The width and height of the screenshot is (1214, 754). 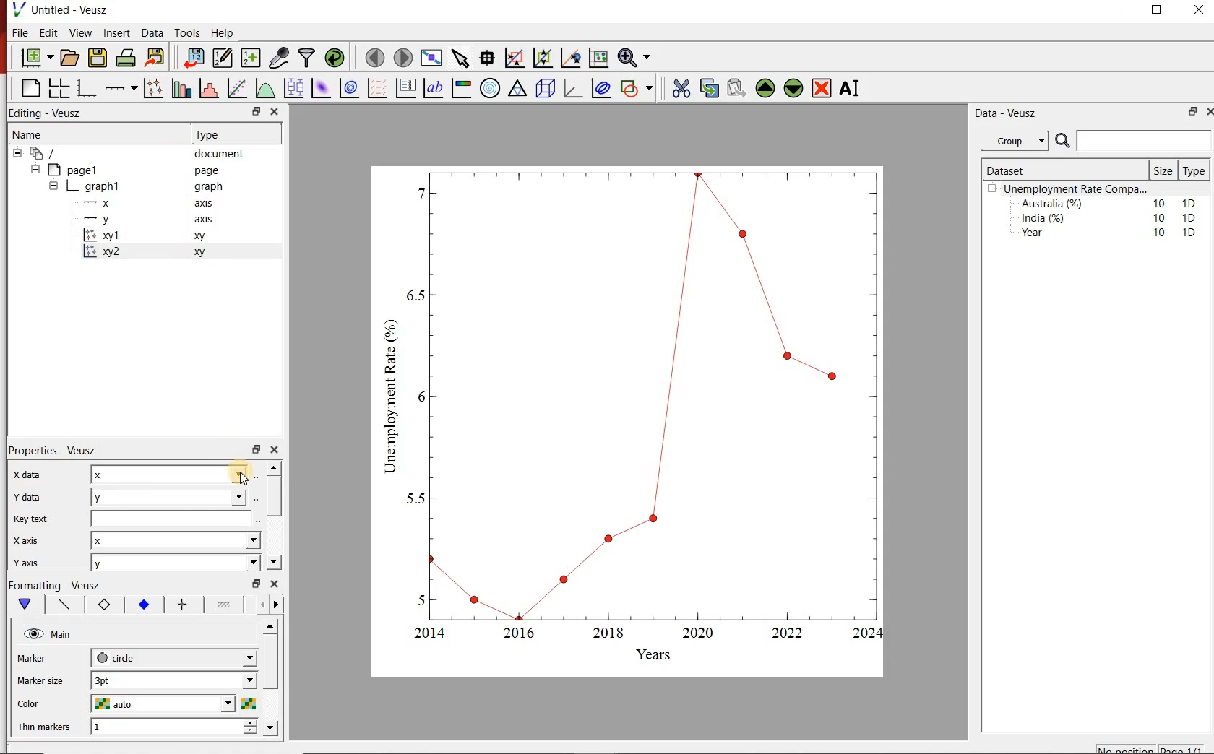 What do you see at coordinates (1210, 110) in the screenshot?
I see `close` at bounding box center [1210, 110].